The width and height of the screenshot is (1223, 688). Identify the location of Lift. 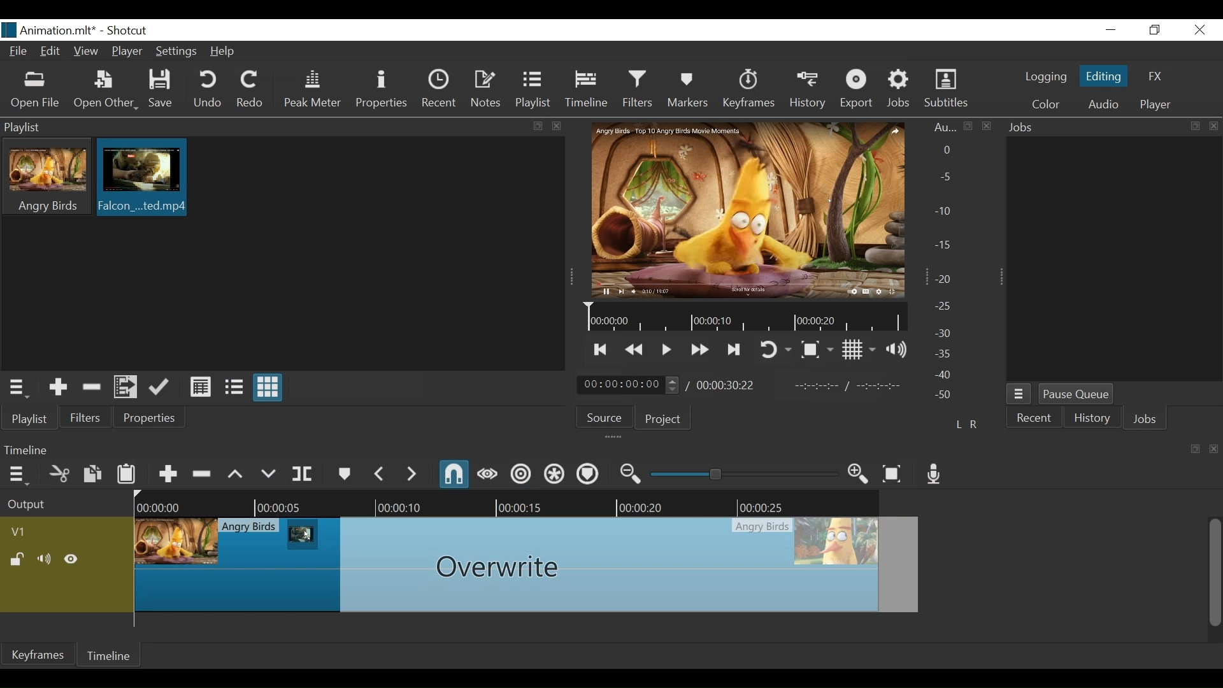
(236, 473).